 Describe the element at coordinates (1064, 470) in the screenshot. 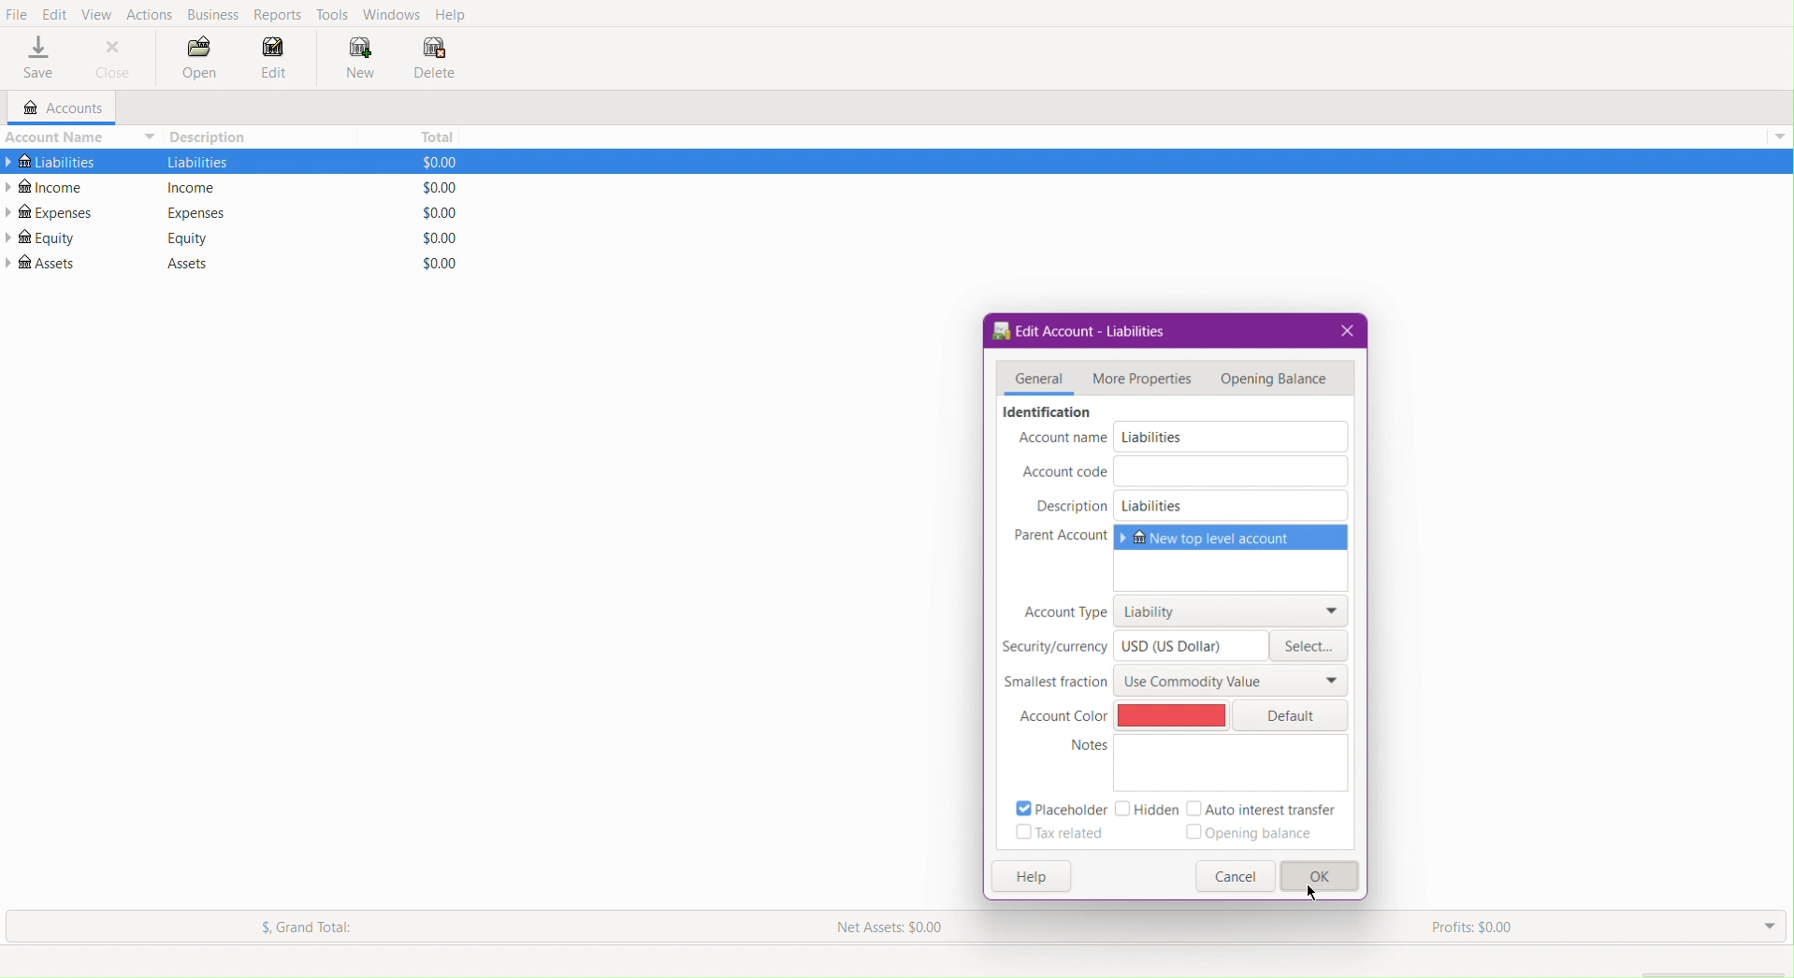

I see `Account code` at that location.